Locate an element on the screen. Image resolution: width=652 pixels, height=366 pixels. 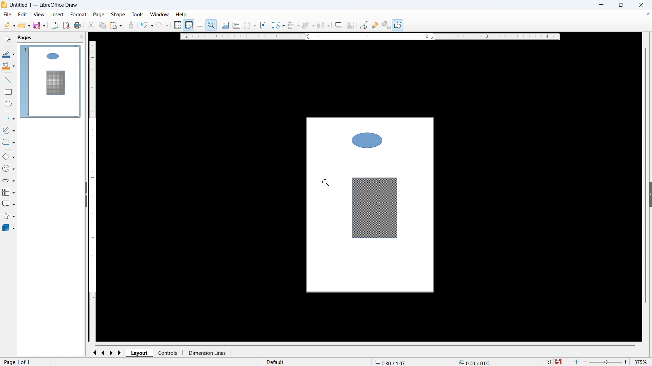
Line colour  is located at coordinates (8, 54).